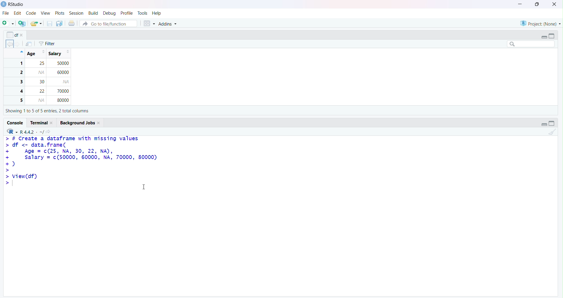  I want to click on Minimize, so click(519, 4).